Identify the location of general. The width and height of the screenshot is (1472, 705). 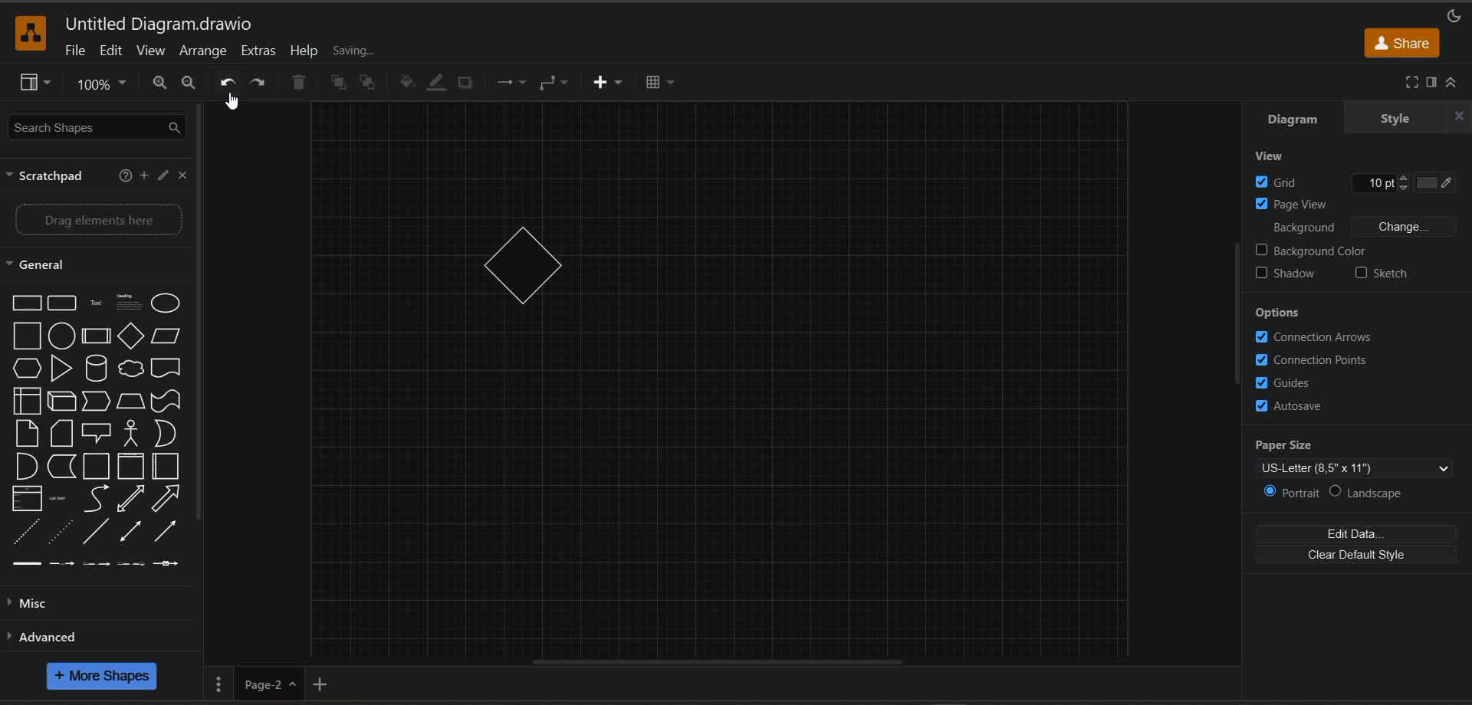
(49, 264).